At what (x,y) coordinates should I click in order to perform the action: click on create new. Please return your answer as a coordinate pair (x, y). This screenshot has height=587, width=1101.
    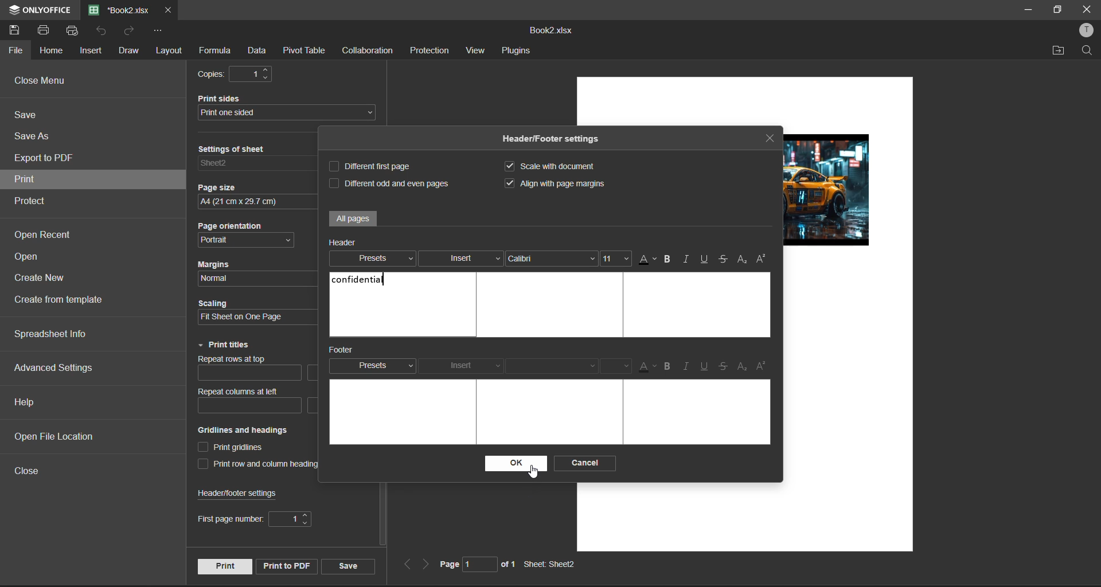
    Looking at the image, I should click on (41, 281).